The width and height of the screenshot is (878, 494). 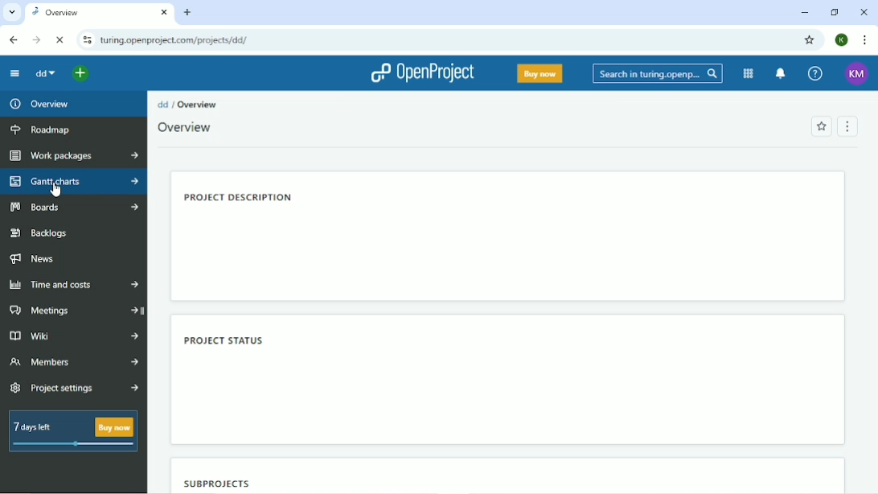 What do you see at coordinates (73, 155) in the screenshot?
I see `Work packages` at bounding box center [73, 155].